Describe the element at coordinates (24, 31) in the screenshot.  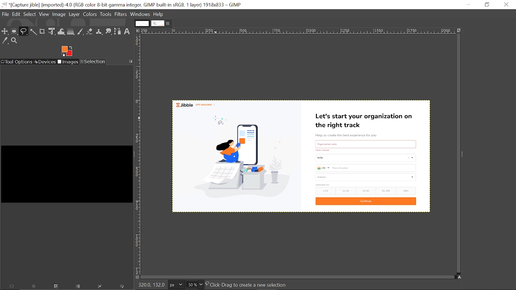
I see `Free select tool` at that location.